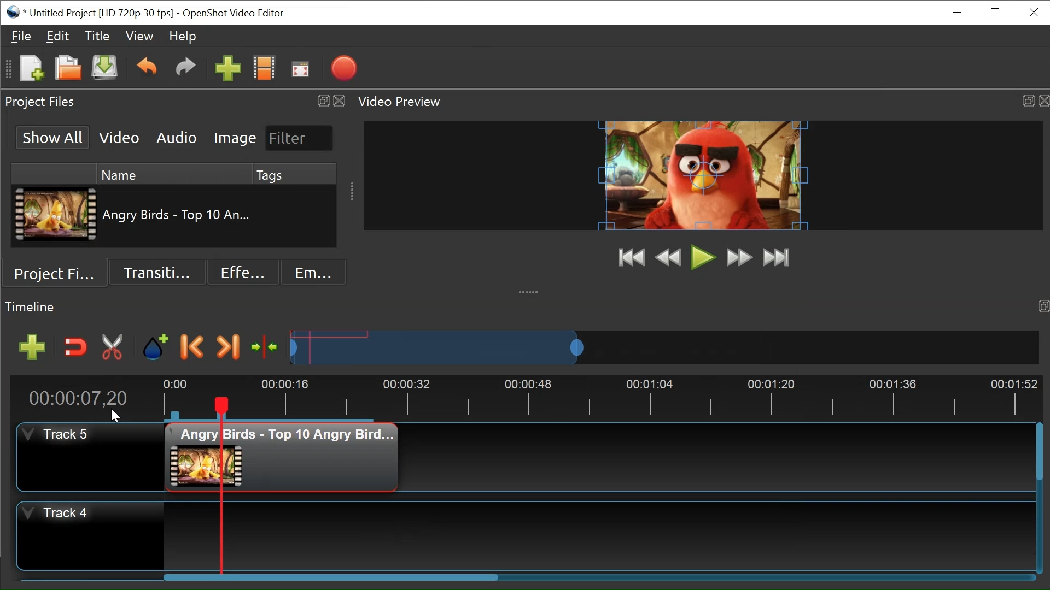 The width and height of the screenshot is (1050, 590). I want to click on timeline, so click(1039, 306).